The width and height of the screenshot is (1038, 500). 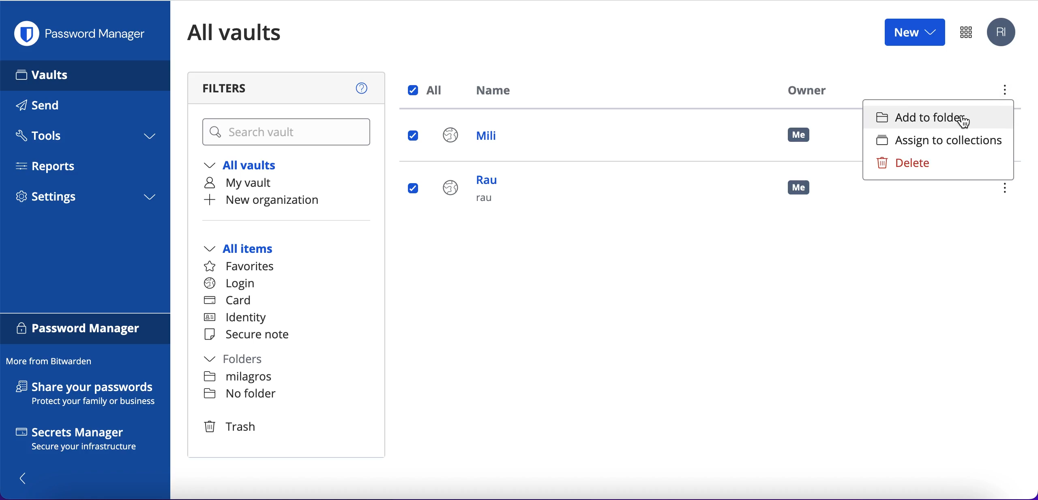 I want to click on new, so click(x=914, y=32).